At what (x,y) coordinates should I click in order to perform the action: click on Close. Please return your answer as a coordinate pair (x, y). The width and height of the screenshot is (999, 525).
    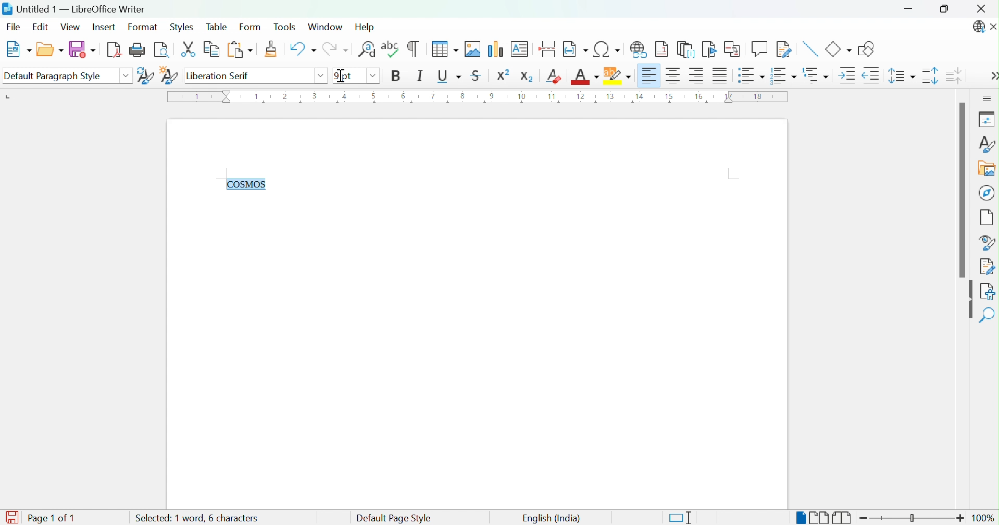
    Looking at the image, I should click on (983, 8).